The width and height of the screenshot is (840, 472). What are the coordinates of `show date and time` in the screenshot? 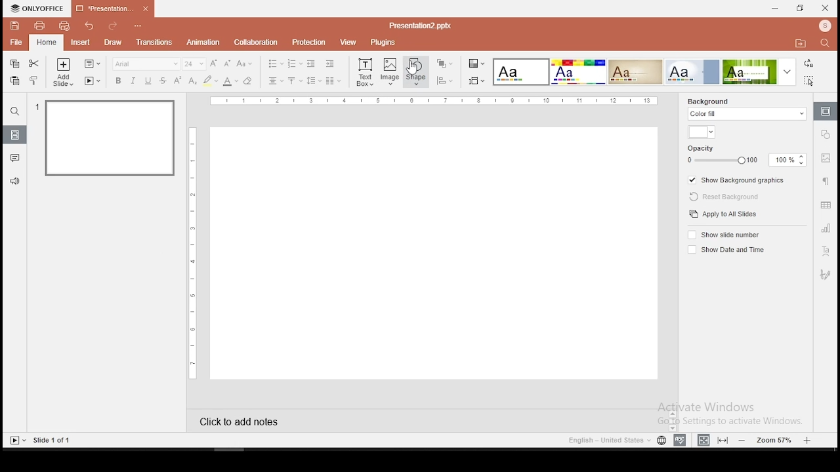 It's located at (724, 250).